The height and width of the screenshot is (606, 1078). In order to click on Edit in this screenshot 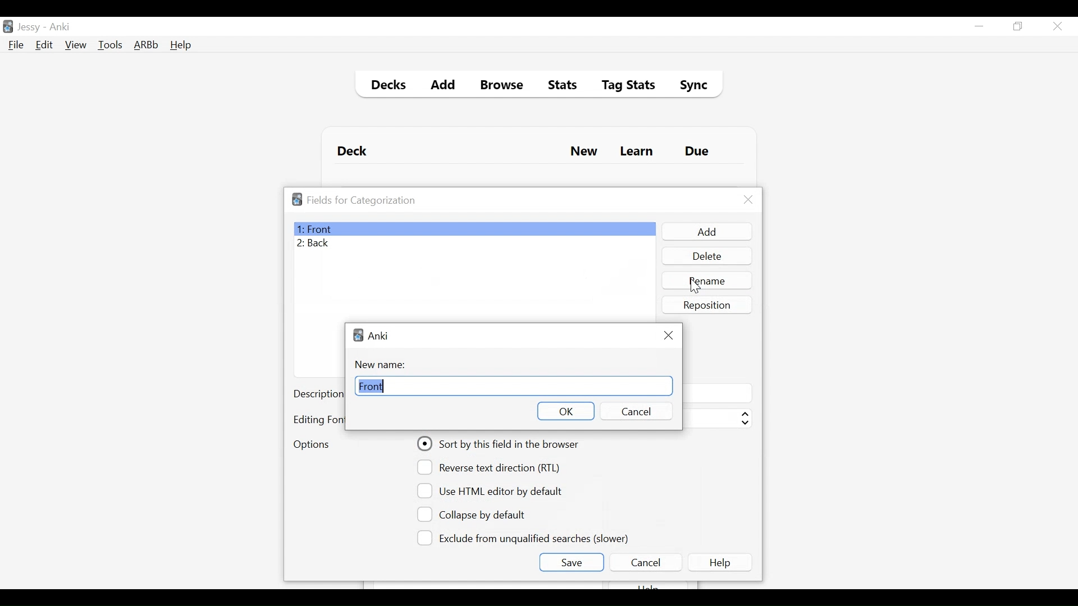, I will do `click(43, 46)`.